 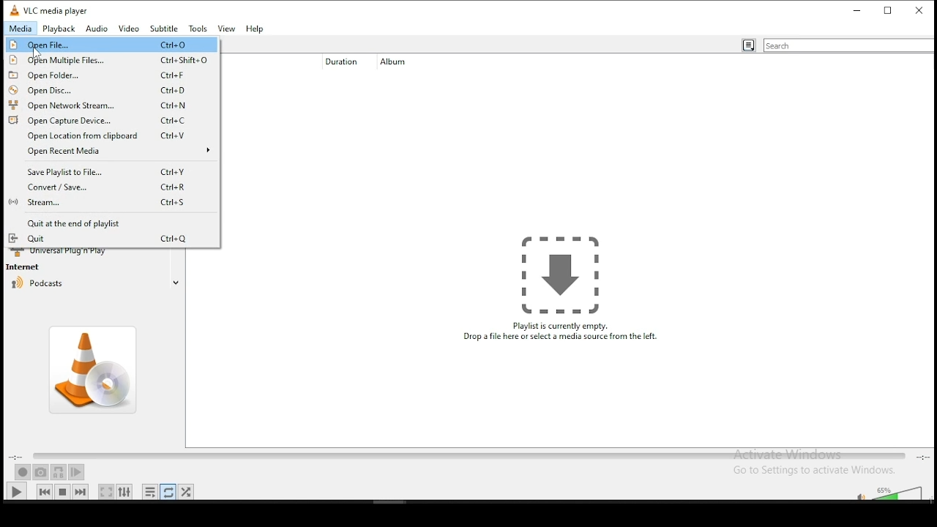 I want to click on random, so click(x=186, y=492).